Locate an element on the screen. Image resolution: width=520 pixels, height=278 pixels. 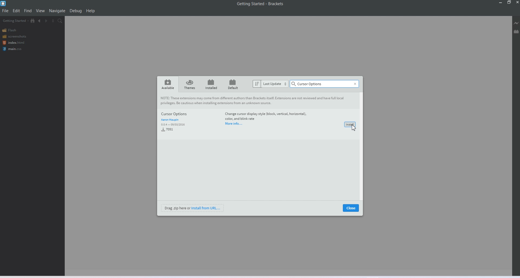
available is located at coordinates (168, 84).